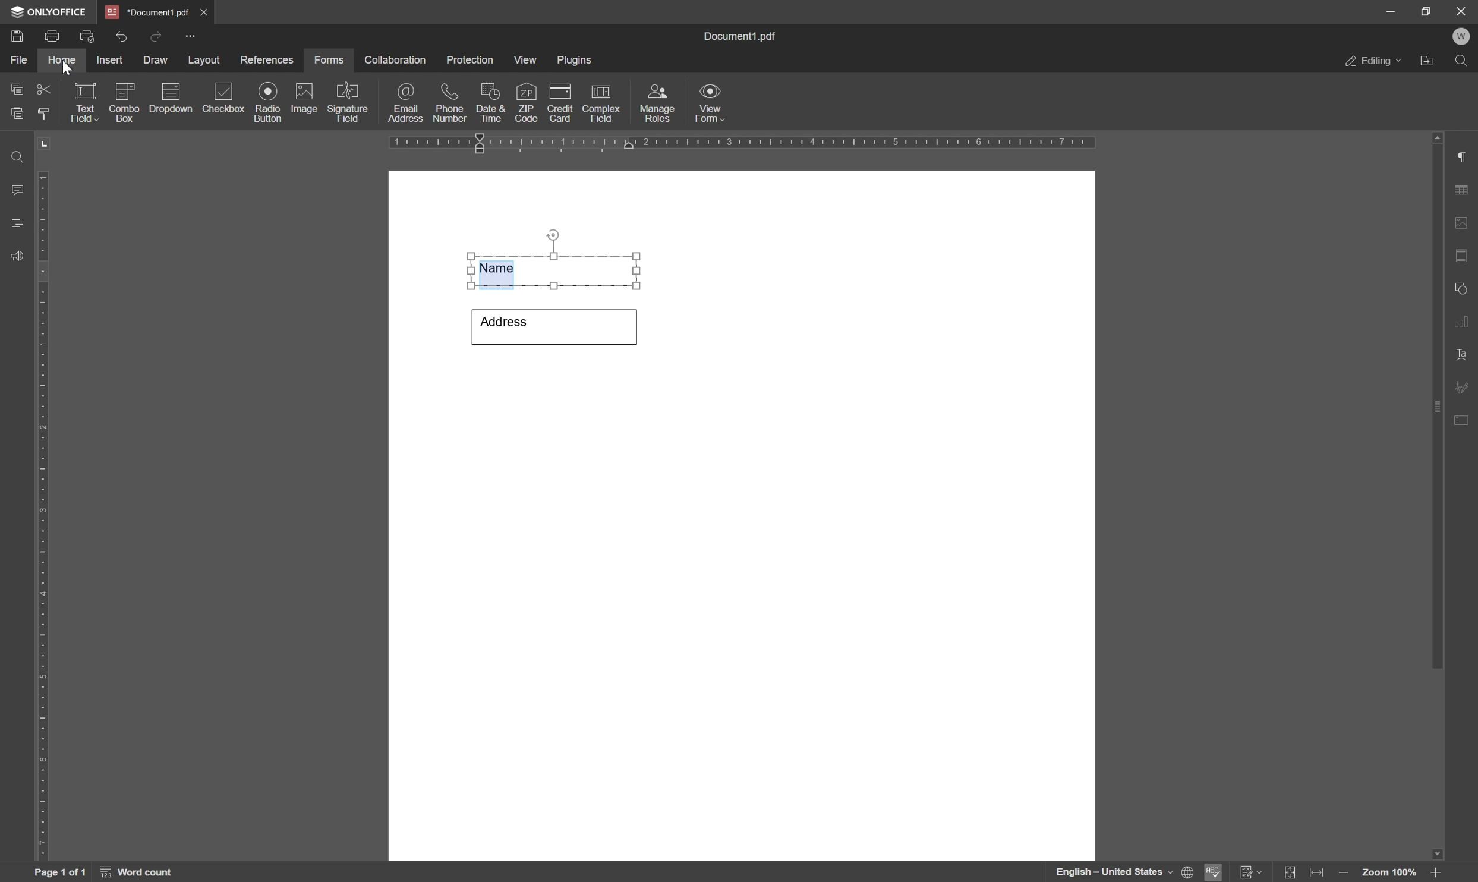 The height and width of the screenshot is (882, 1478). Describe the element at coordinates (17, 257) in the screenshot. I see `feedback & support` at that location.